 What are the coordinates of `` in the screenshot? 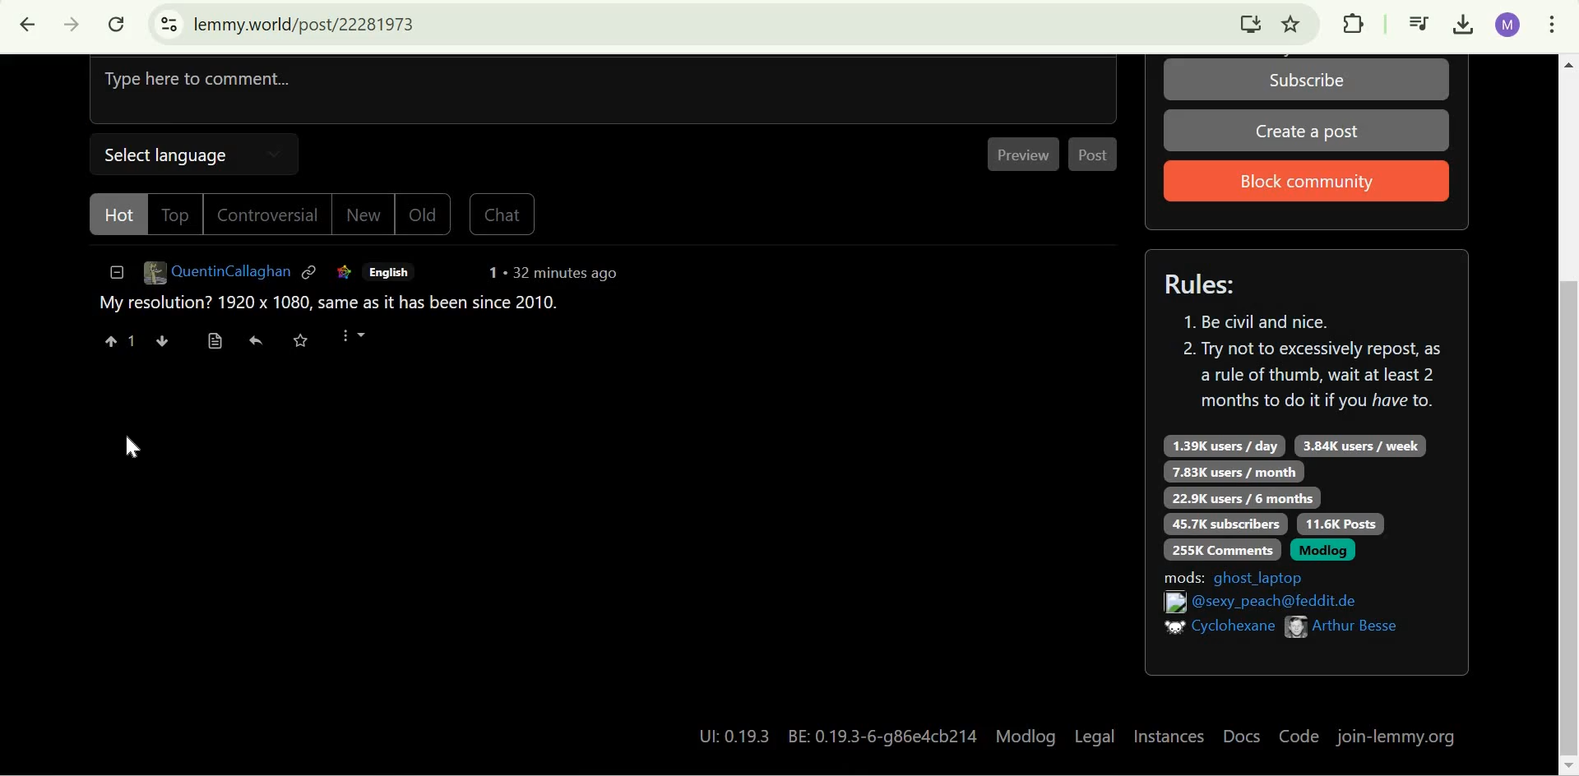 It's located at (1171, 602).